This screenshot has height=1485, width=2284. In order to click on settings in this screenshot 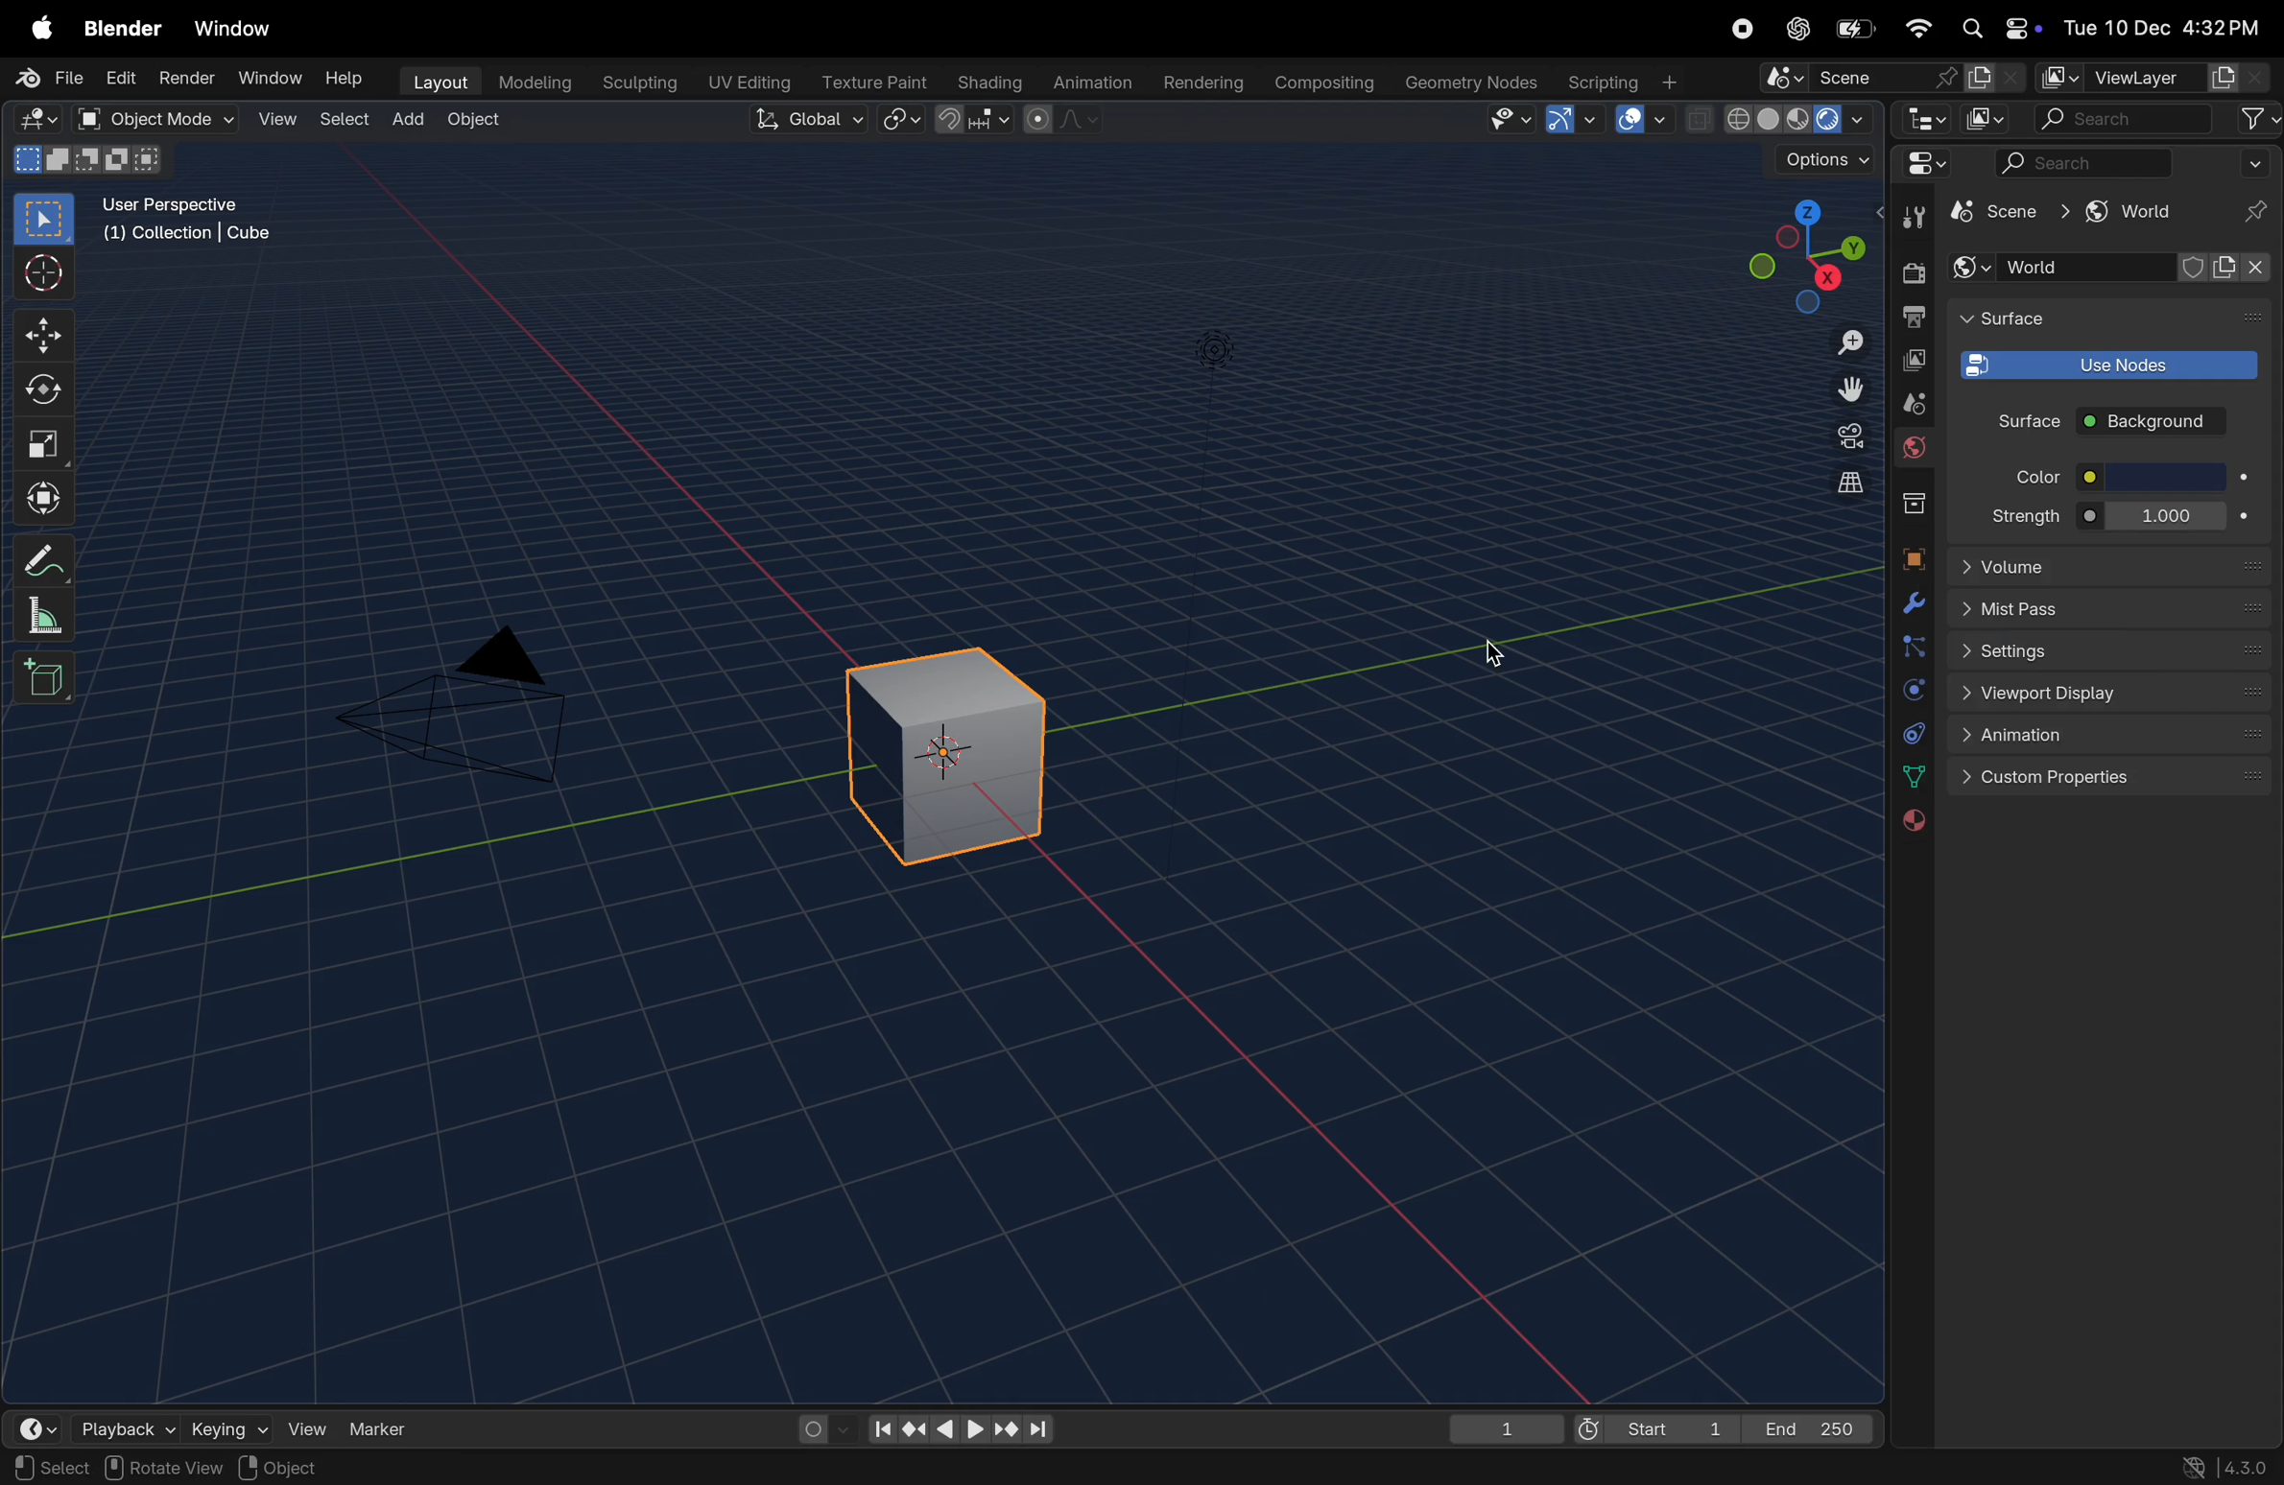, I will do `click(2112, 649)`.